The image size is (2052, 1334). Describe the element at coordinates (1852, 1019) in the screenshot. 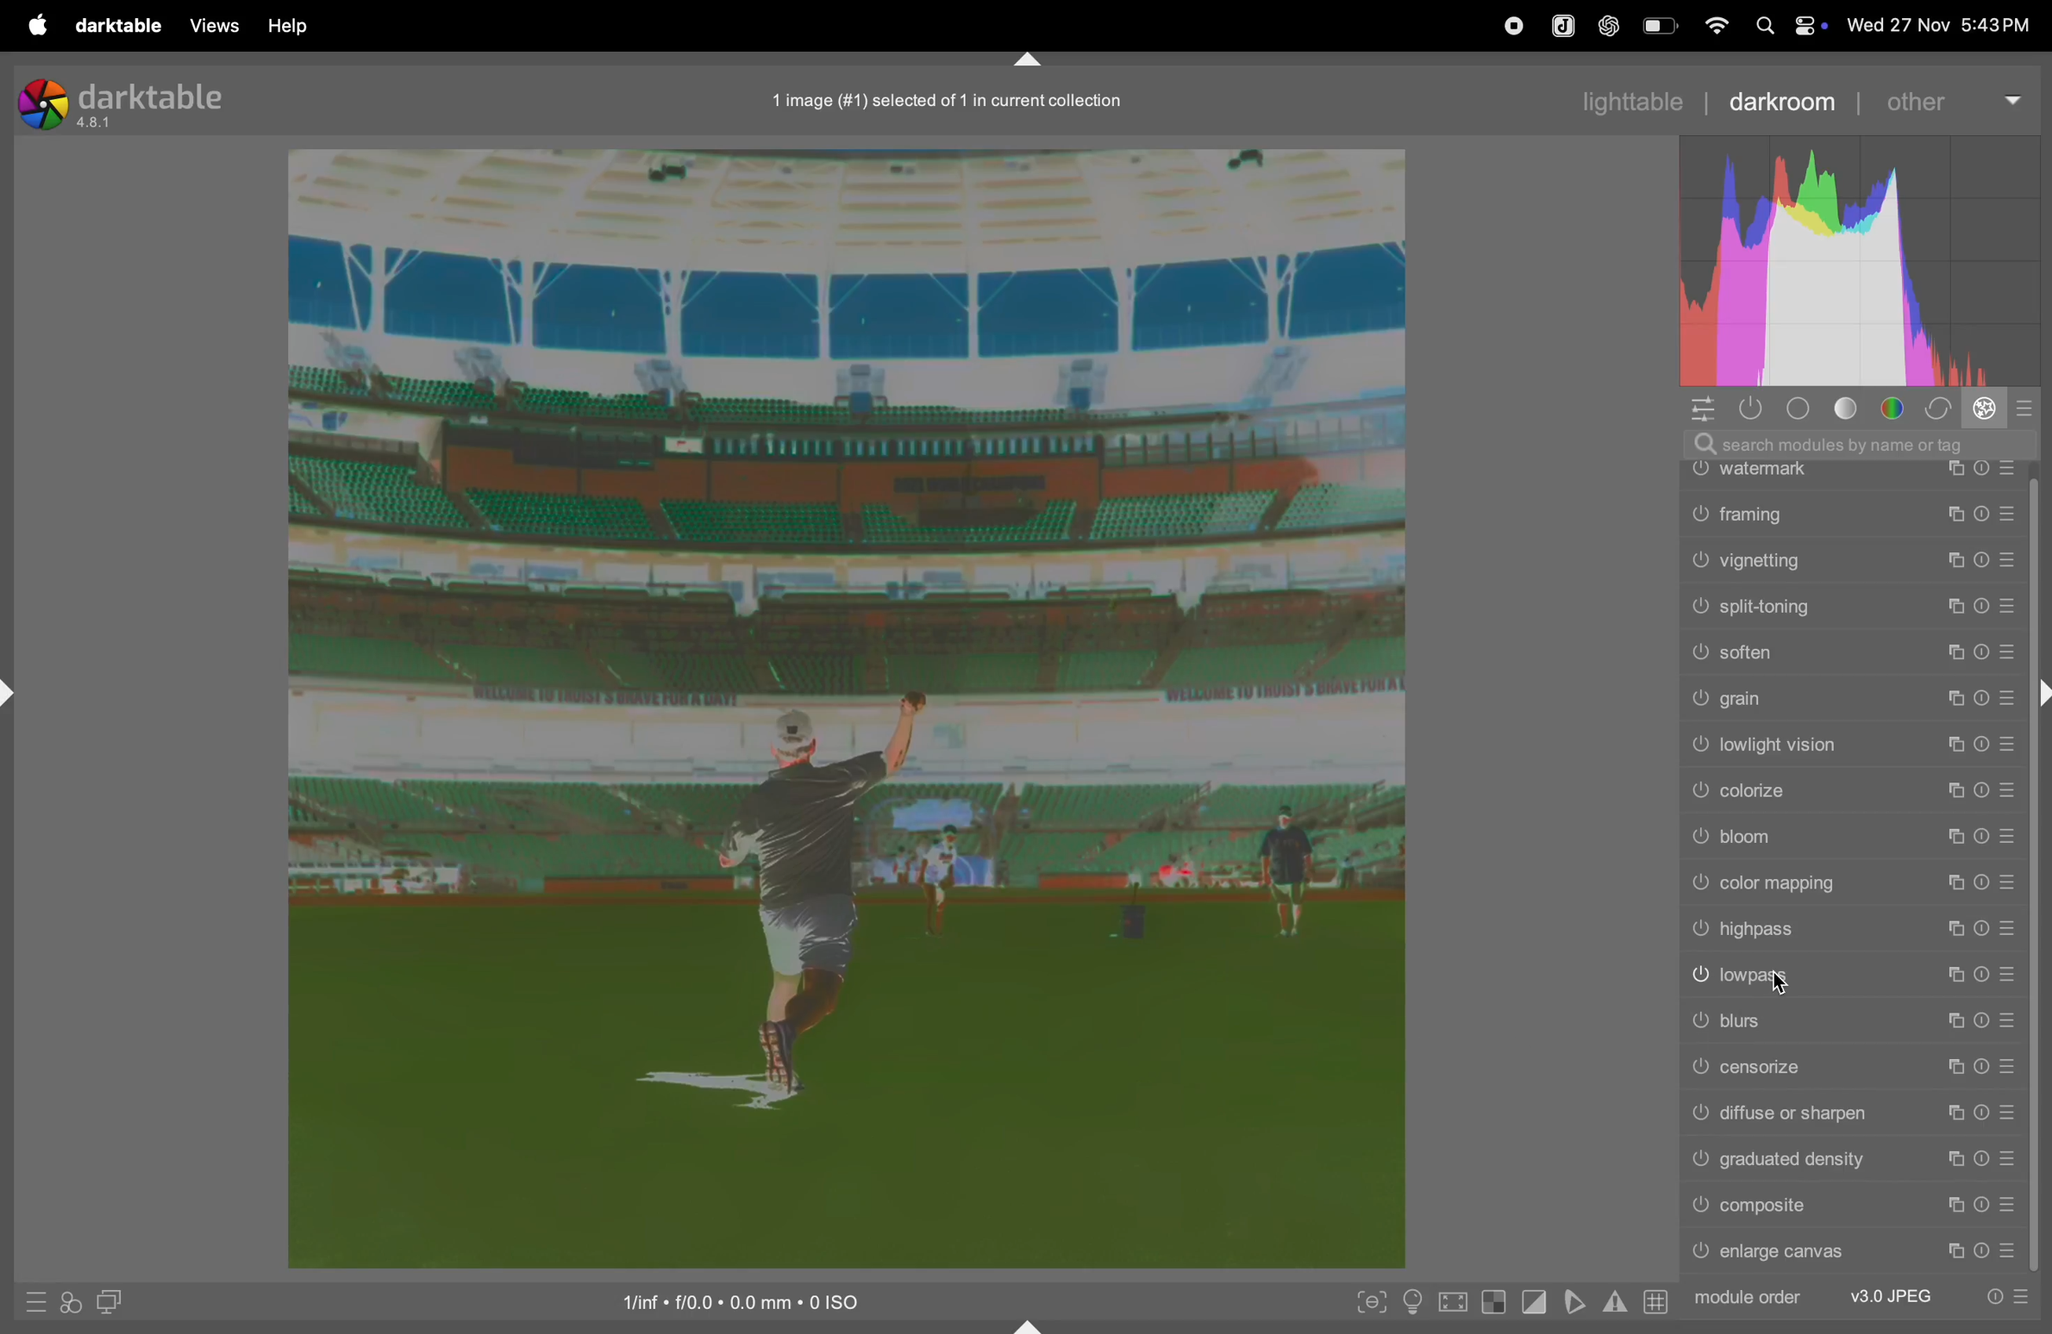

I see `blur` at that location.